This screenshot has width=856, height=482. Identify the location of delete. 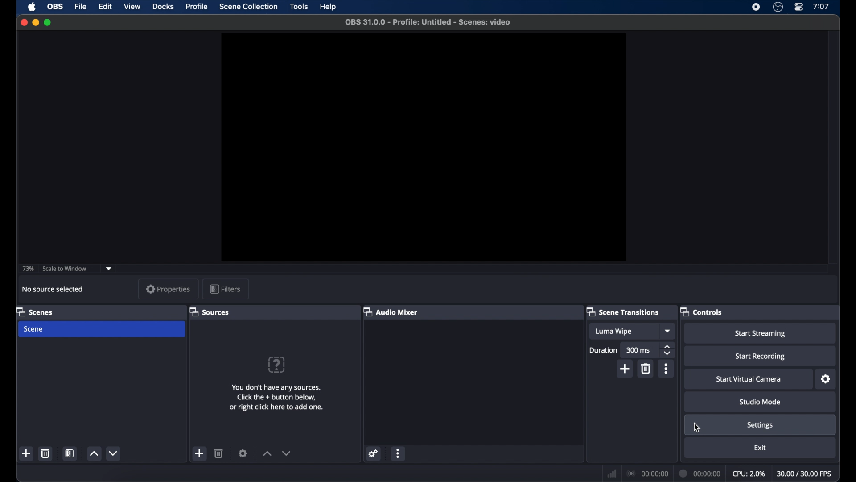
(219, 453).